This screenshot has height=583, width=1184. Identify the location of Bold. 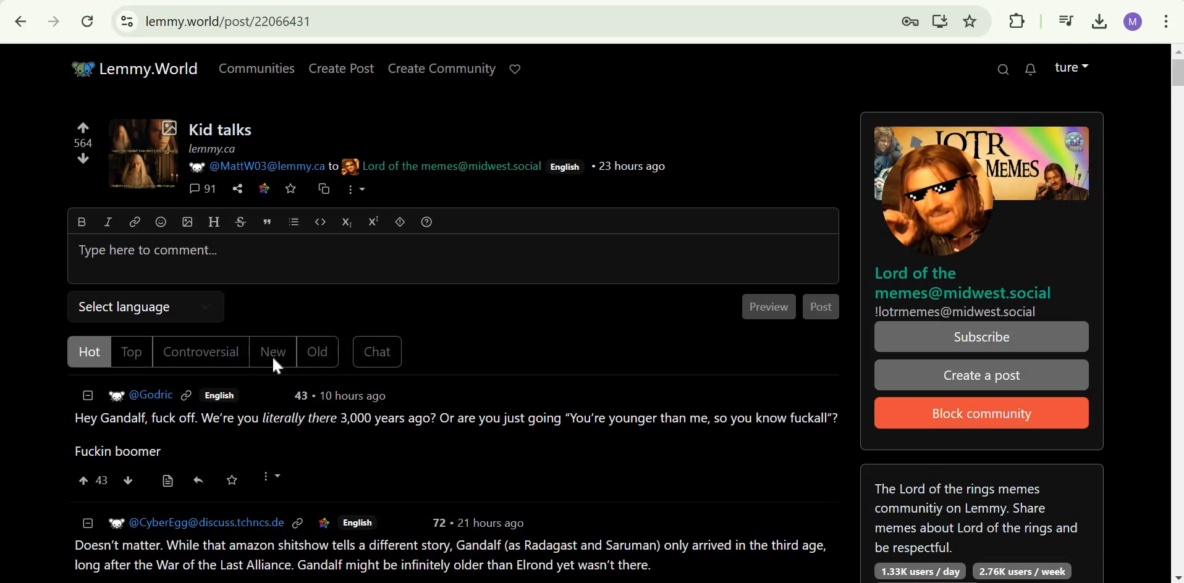
(83, 221).